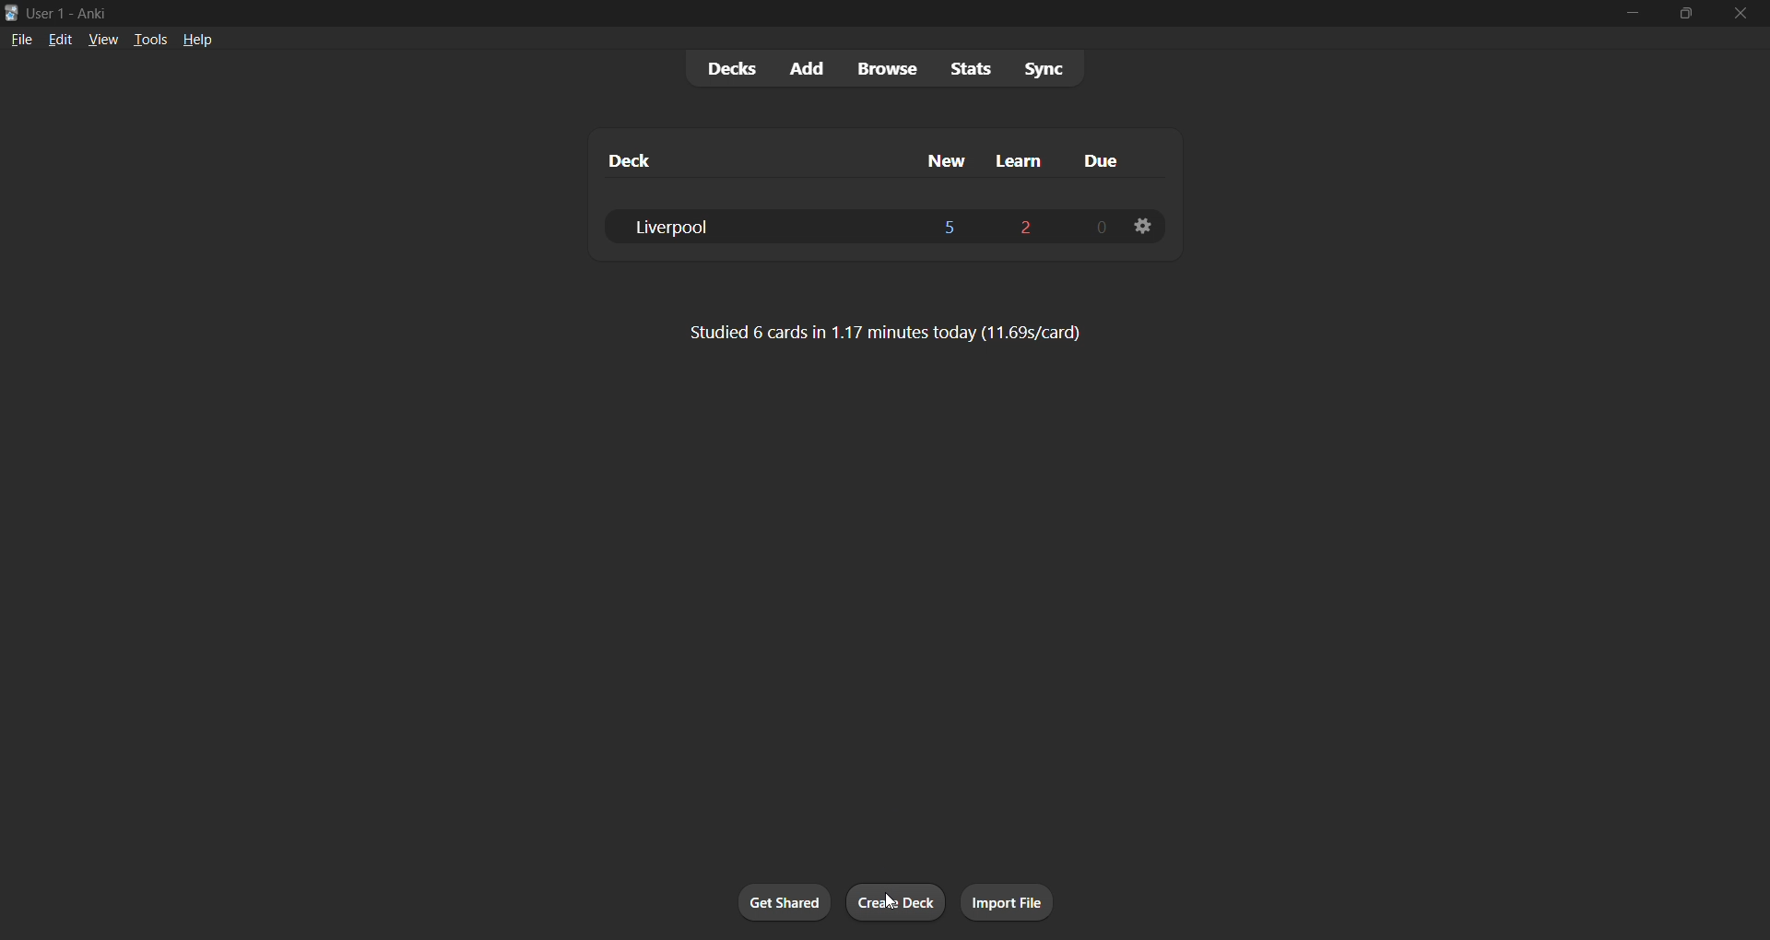 This screenshot has width=1770, height=940. What do you see at coordinates (54, 39) in the screenshot?
I see `edit` at bounding box center [54, 39].